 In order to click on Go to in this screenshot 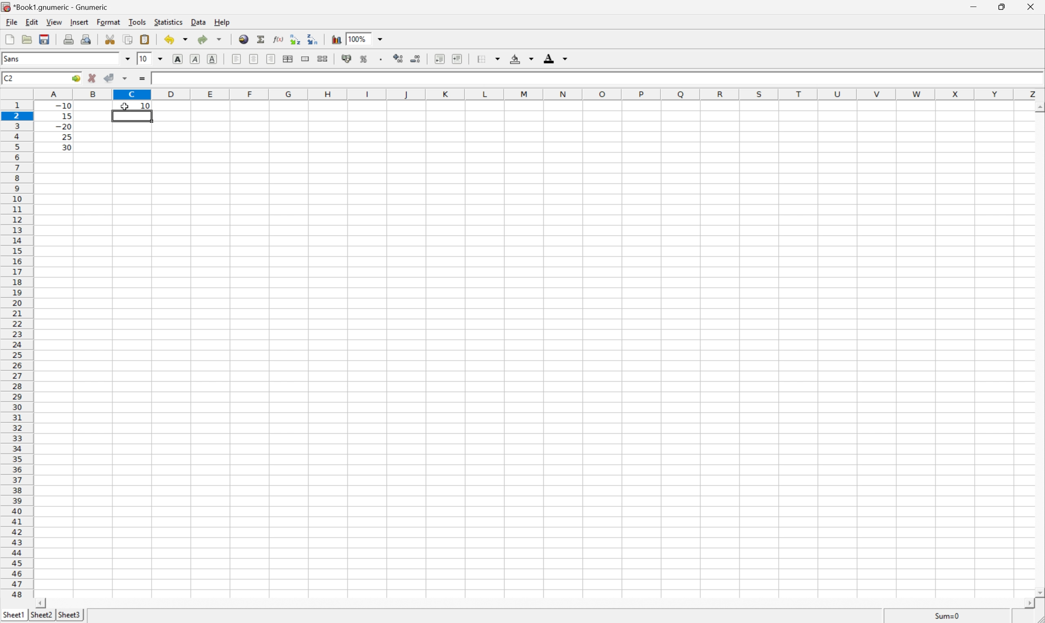, I will do `click(75, 79)`.